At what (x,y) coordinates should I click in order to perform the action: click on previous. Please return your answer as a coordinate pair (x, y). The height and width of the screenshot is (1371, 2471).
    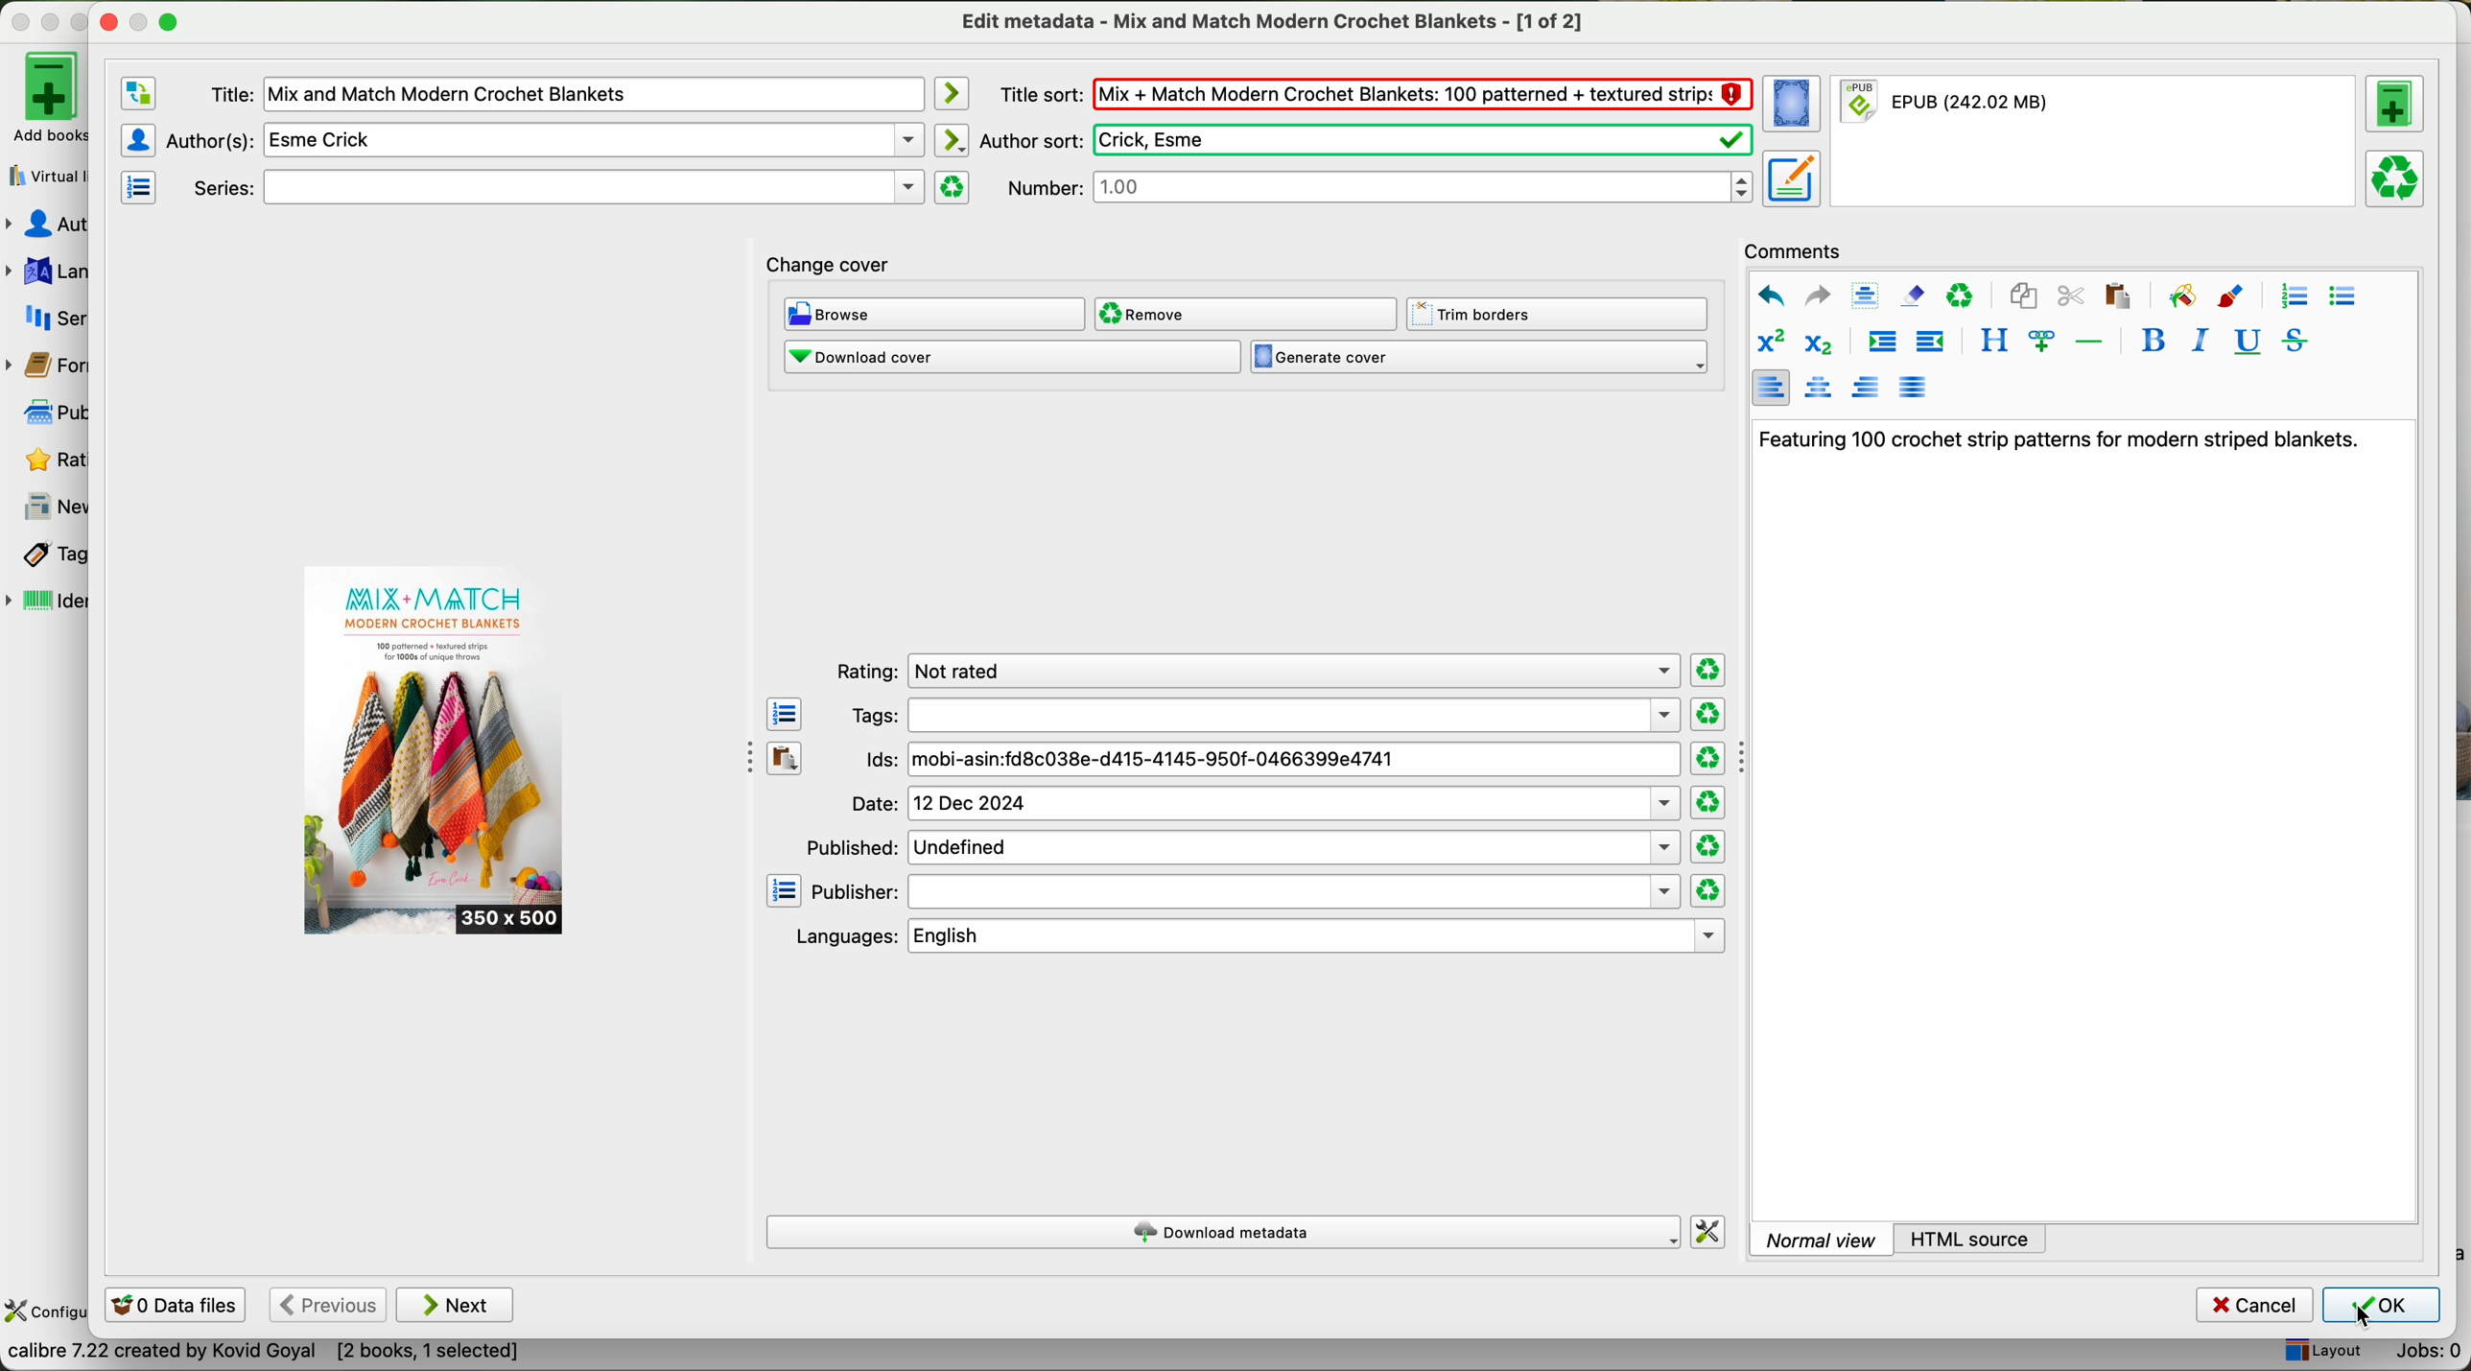
    Looking at the image, I should click on (326, 1306).